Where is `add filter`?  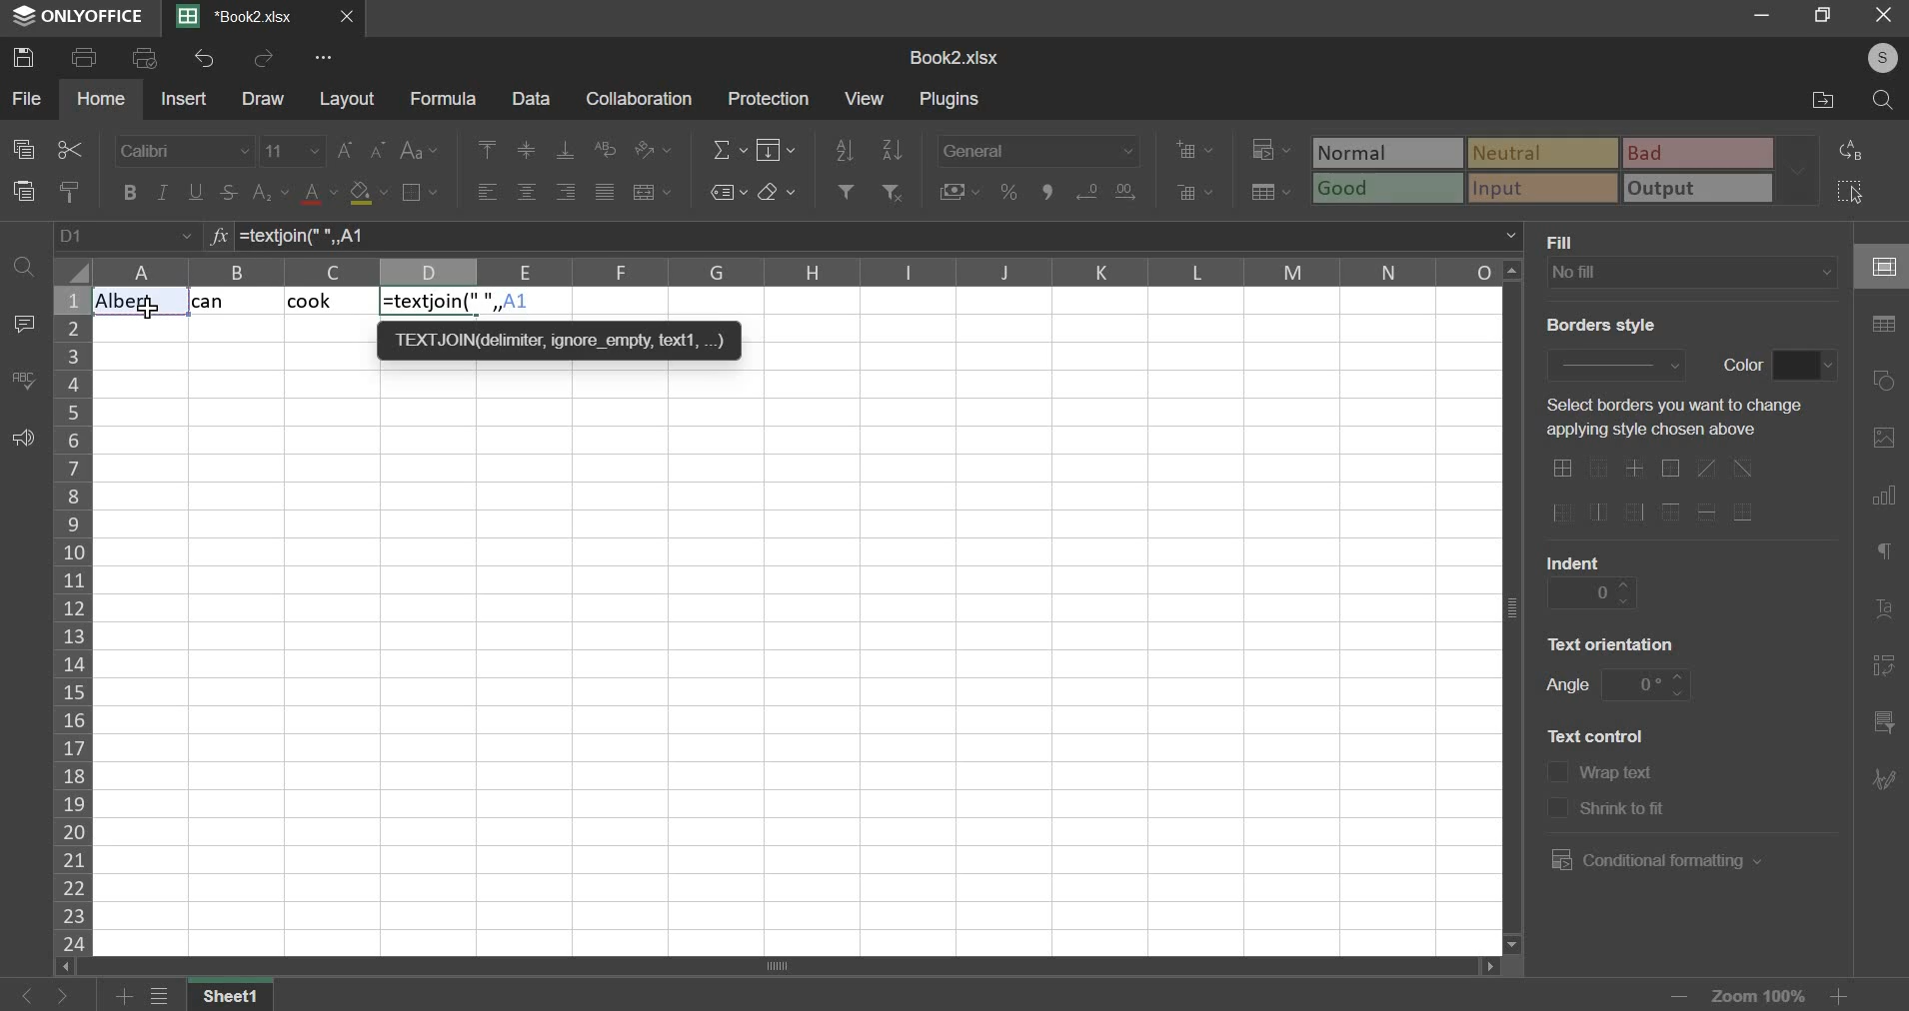
add filter is located at coordinates (844, 190).